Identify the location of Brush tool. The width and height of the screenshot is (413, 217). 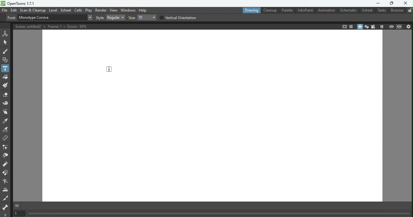
(6, 52).